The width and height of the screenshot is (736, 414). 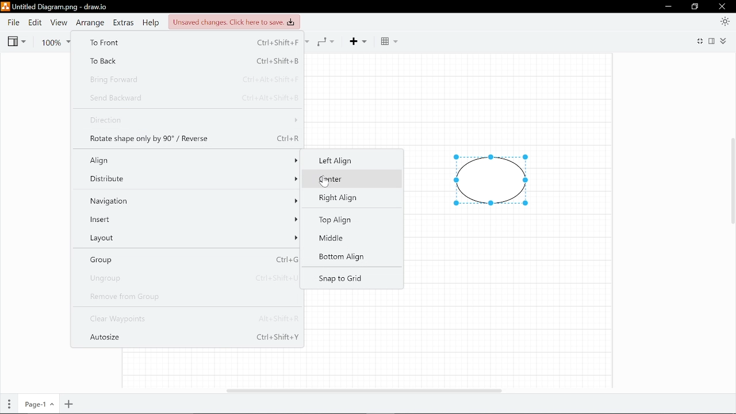 I want to click on Extras, so click(x=123, y=22).